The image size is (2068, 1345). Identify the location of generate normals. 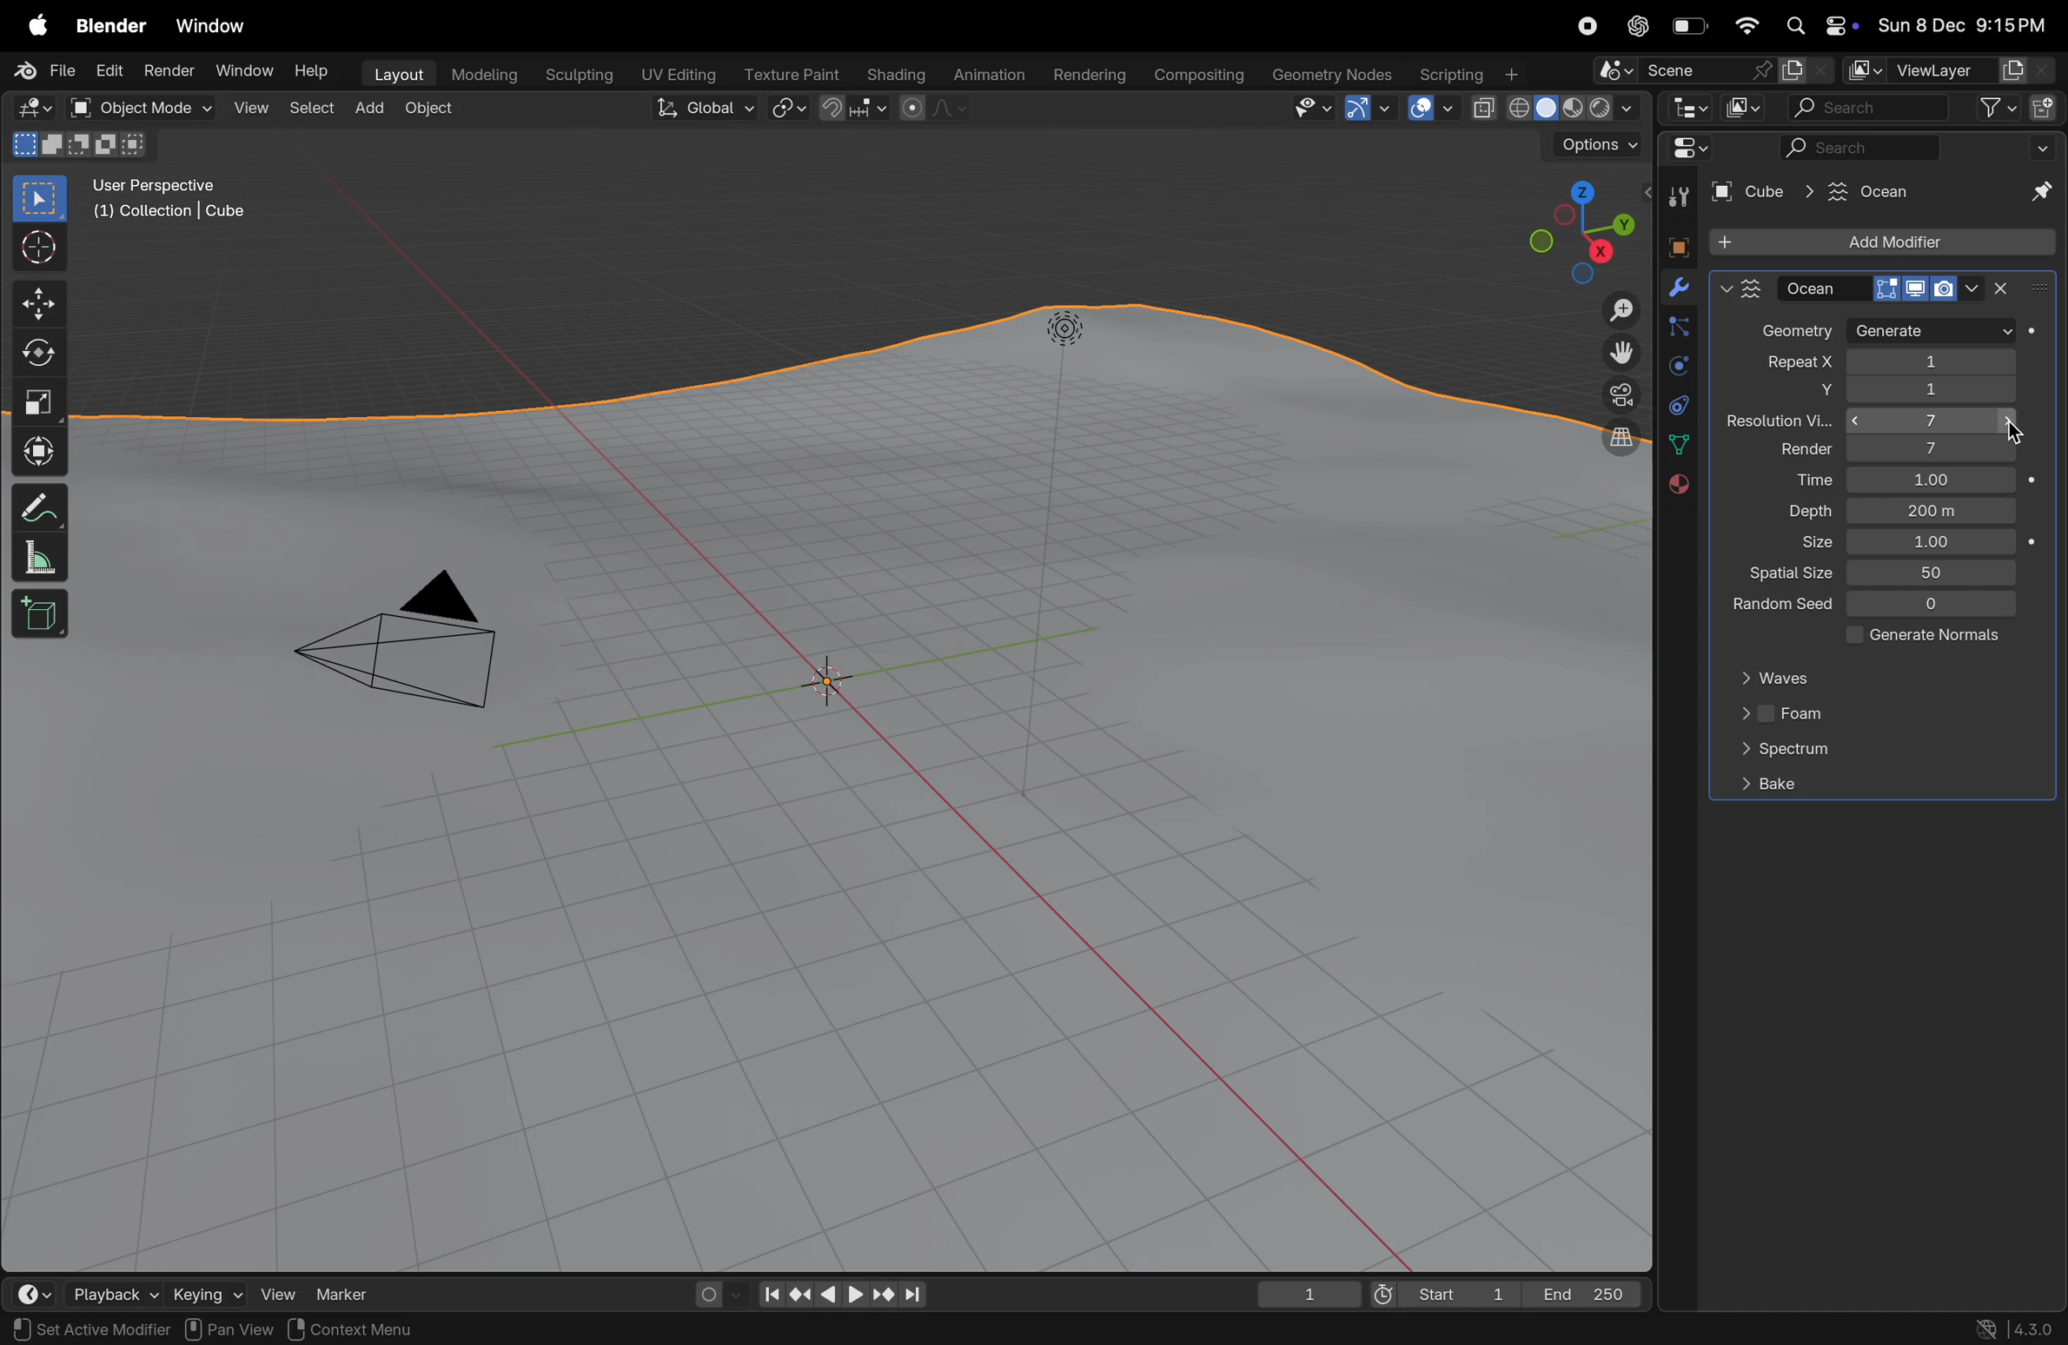
(1917, 638).